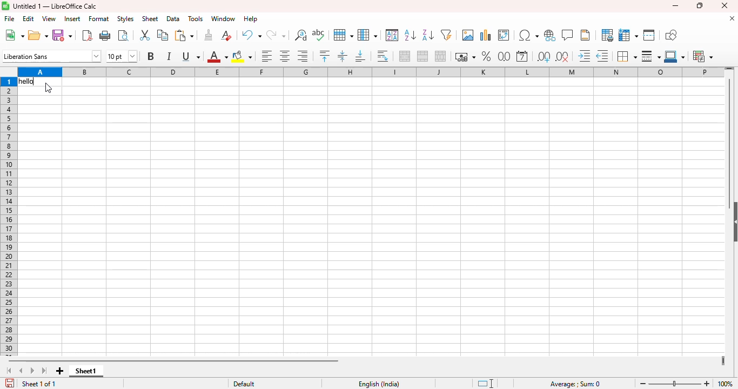  I want to click on increase indent, so click(584, 56).